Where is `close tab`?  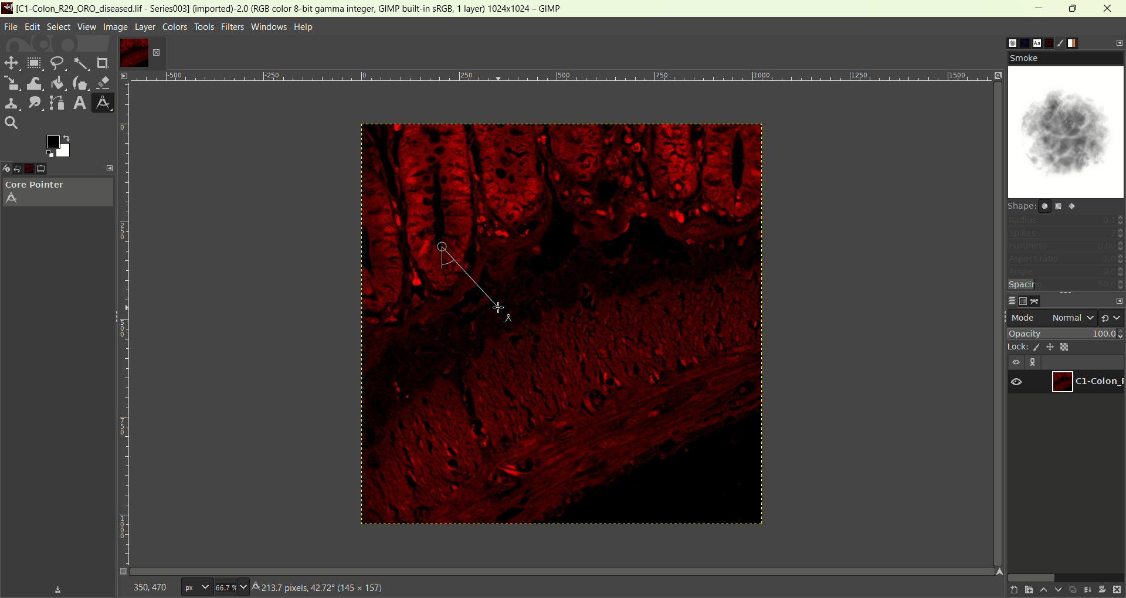
close tab is located at coordinates (156, 53).